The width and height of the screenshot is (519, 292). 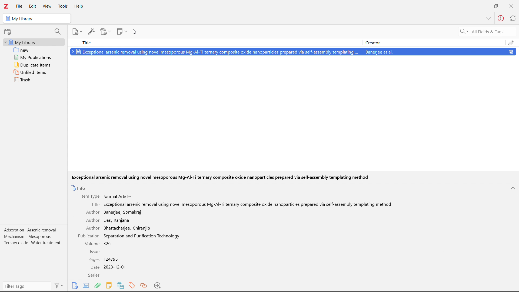 What do you see at coordinates (94, 260) in the screenshot?
I see `Pages` at bounding box center [94, 260].